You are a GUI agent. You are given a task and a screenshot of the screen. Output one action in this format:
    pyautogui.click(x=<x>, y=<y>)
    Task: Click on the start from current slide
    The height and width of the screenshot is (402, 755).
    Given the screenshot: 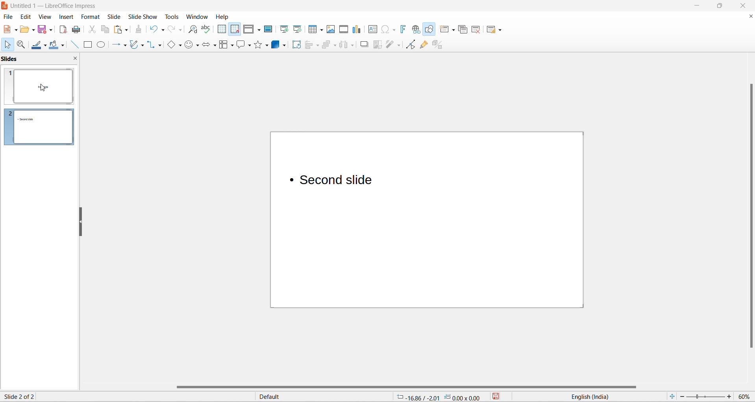 What is the action you would take?
    pyautogui.click(x=298, y=29)
    